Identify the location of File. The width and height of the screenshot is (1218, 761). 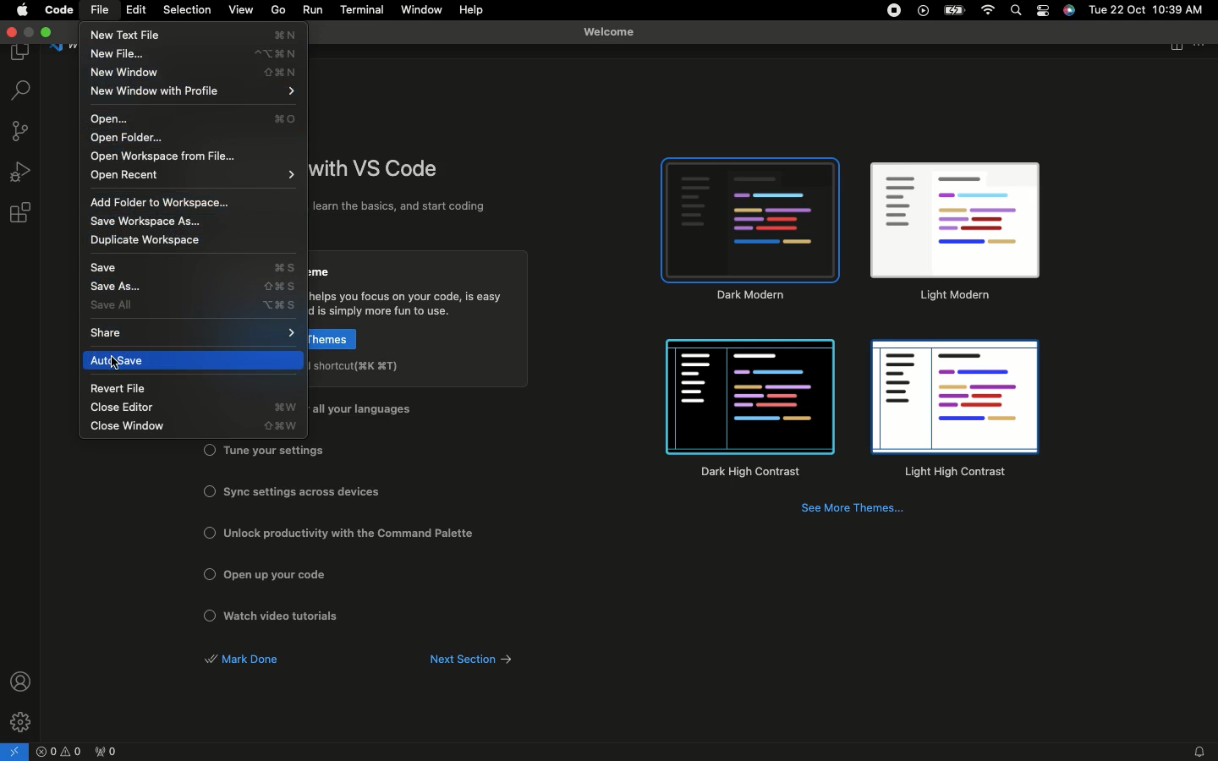
(101, 10).